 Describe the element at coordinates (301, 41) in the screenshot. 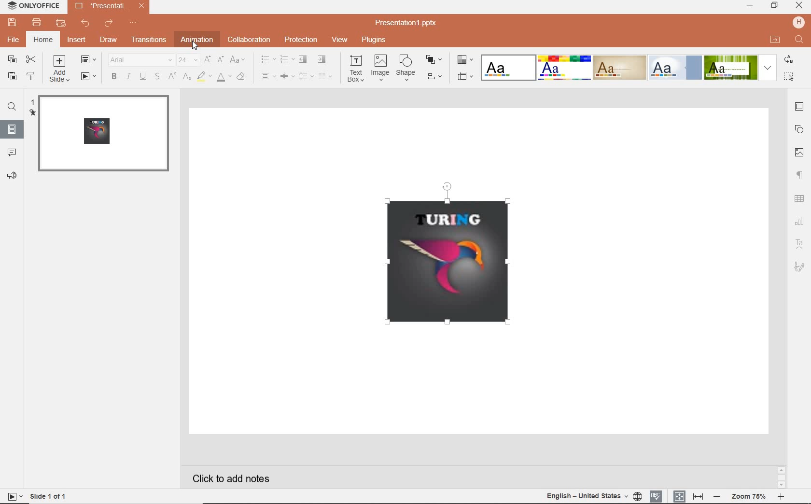

I see `protection` at that location.